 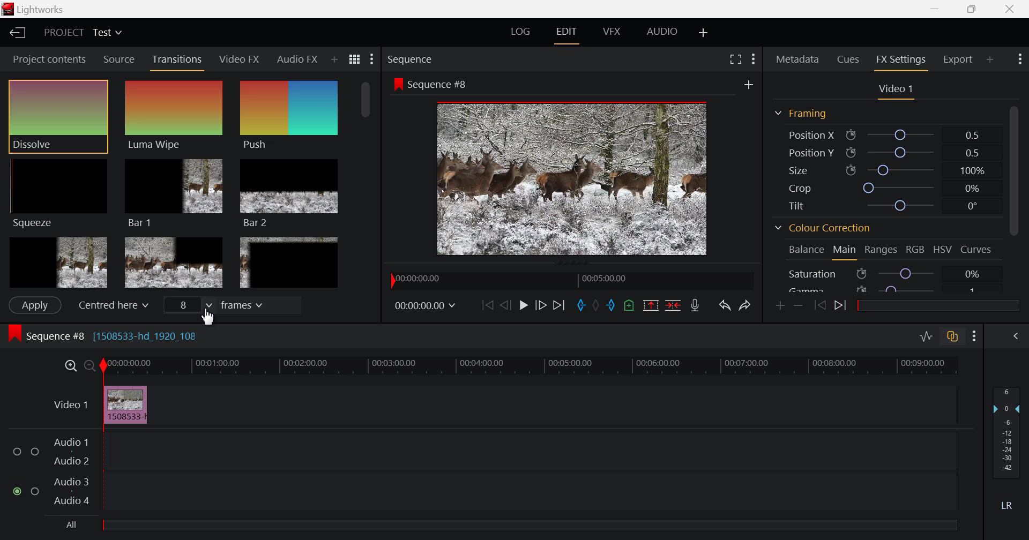 What do you see at coordinates (17, 33) in the screenshot?
I see `Back to Homepage` at bounding box center [17, 33].